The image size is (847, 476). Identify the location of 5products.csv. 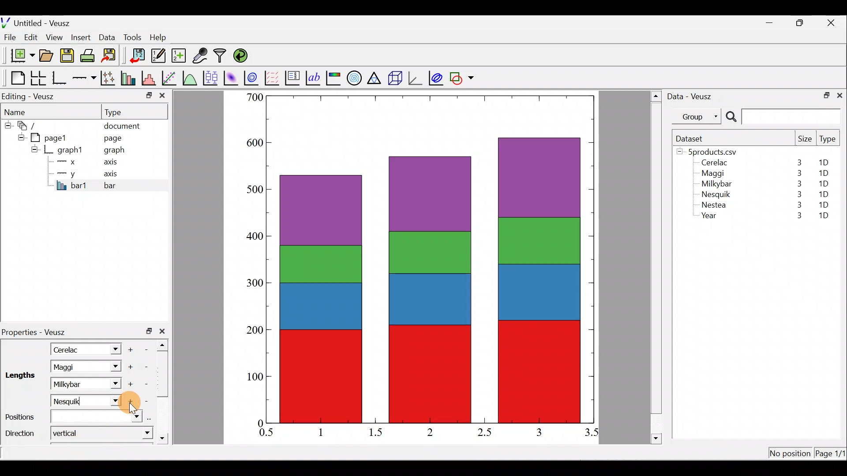
(712, 151).